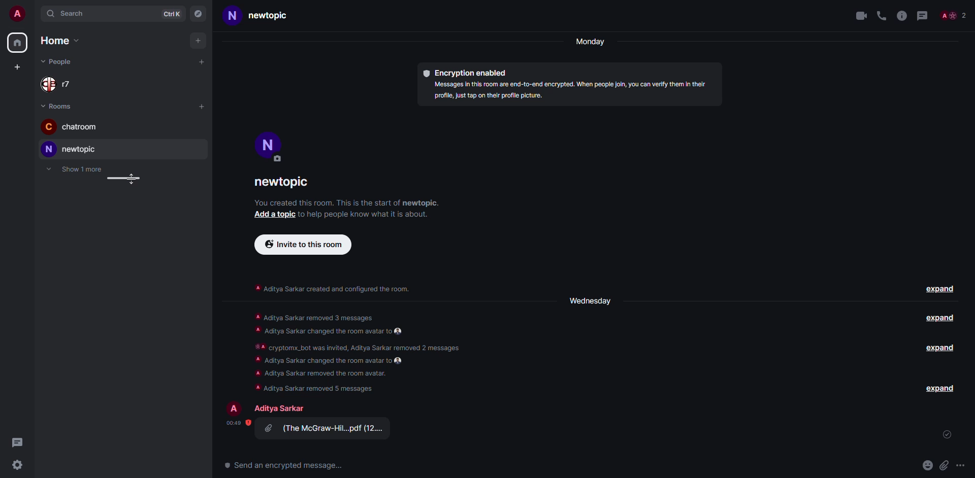 The image size is (975, 478). What do you see at coordinates (355, 202) in the screenshot?
I see `‘You created this room. This is the start of newtopic.` at bounding box center [355, 202].